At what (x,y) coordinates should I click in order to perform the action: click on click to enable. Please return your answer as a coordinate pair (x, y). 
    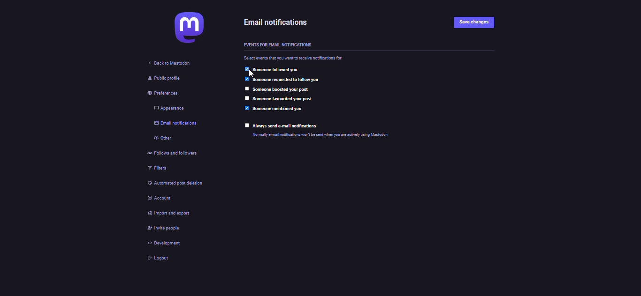
    Looking at the image, I should click on (246, 126).